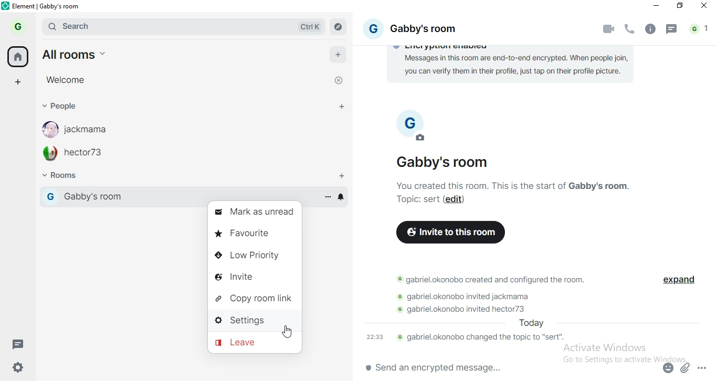 This screenshot has width=717, height=381. I want to click on element, so click(47, 7).